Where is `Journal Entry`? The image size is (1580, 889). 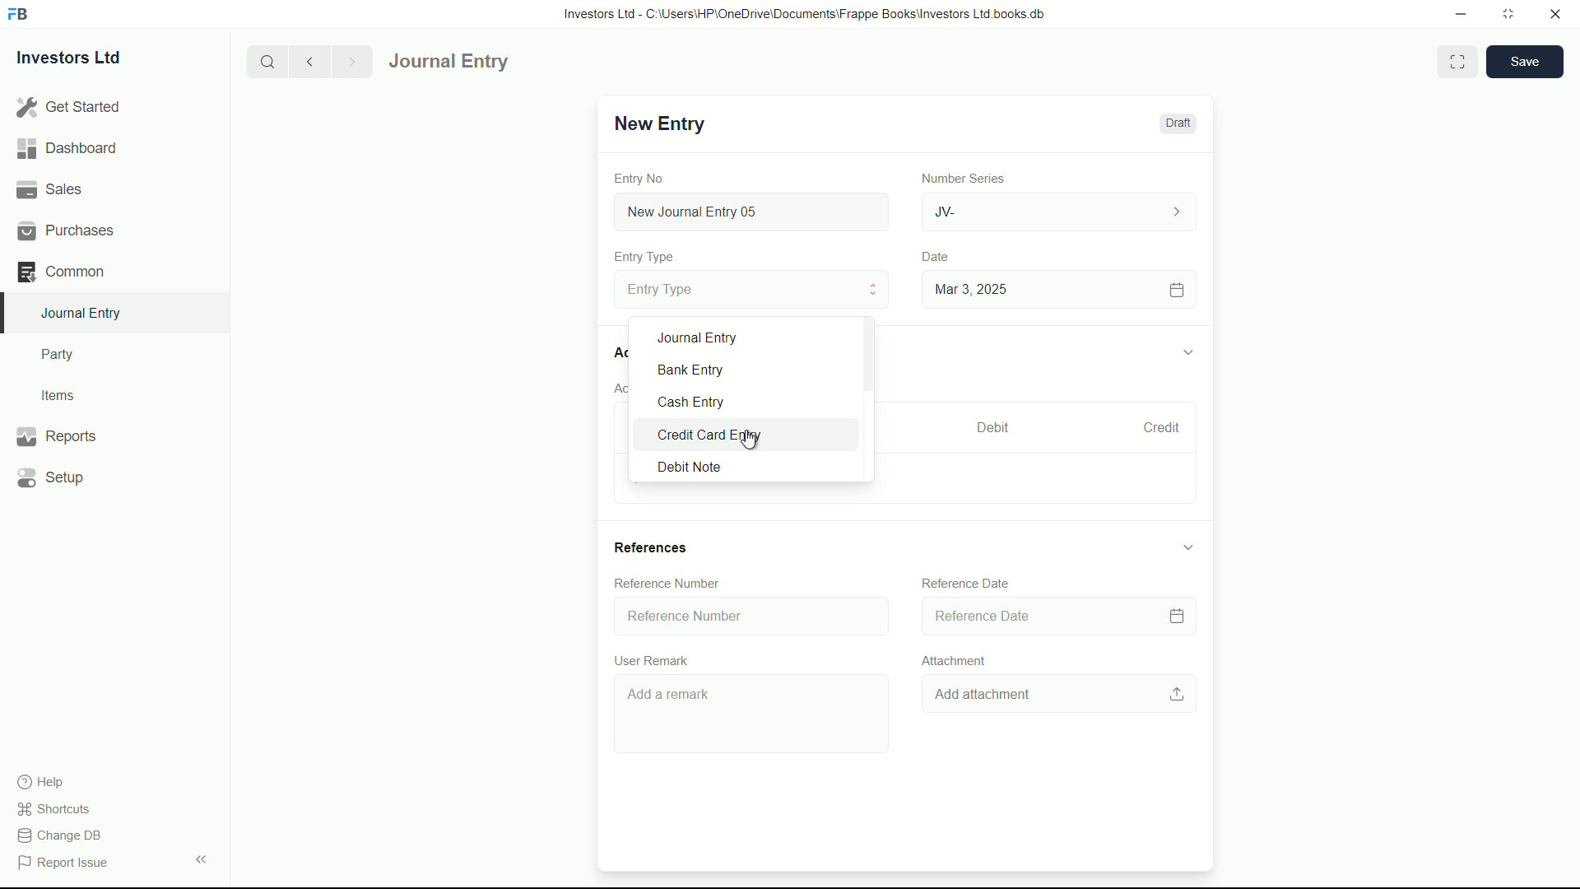 Journal Entry is located at coordinates (706, 337).